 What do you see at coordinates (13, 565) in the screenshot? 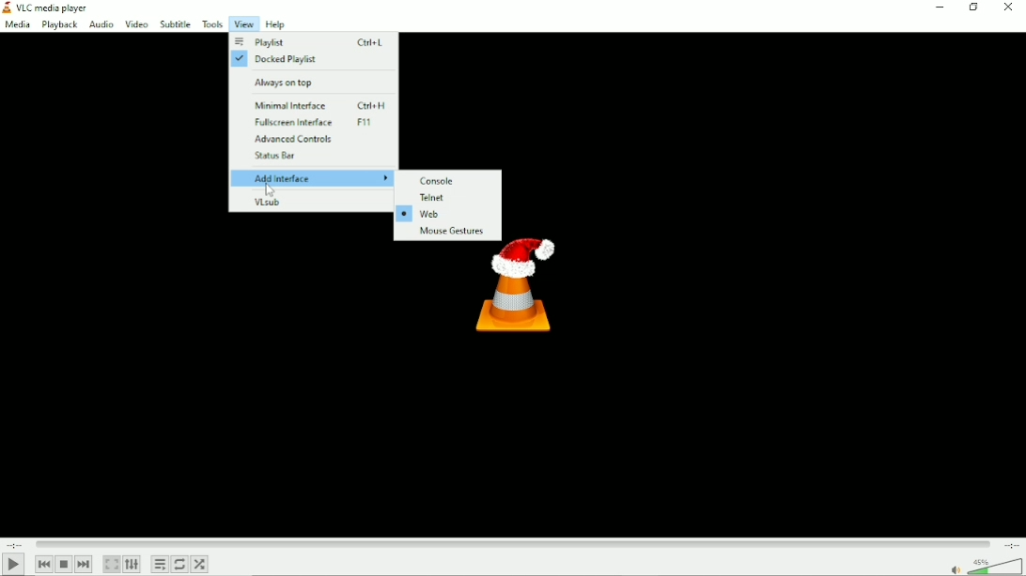
I see `Play` at bounding box center [13, 565].